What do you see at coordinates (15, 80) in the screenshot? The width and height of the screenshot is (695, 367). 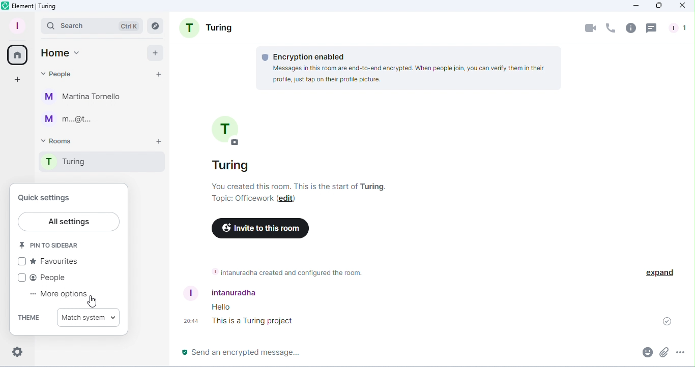 I see `Create a space` at bounding box center [15, 80].